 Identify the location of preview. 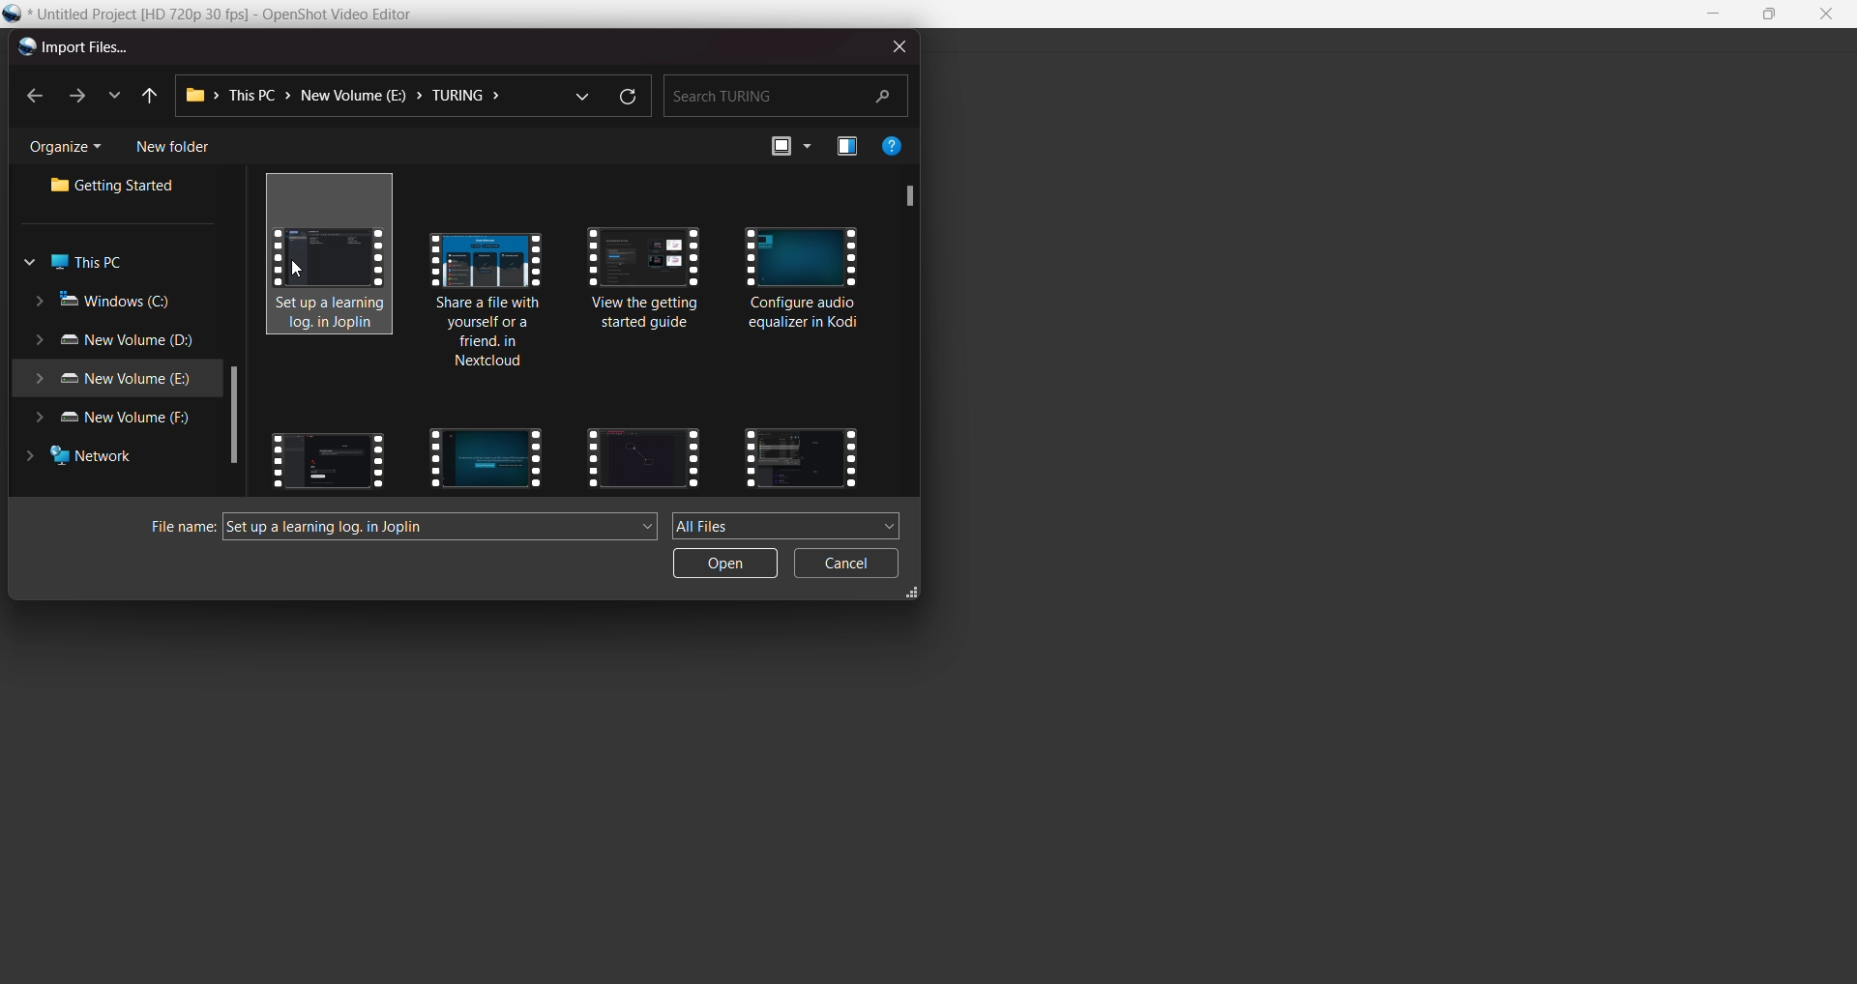
(847, 148).